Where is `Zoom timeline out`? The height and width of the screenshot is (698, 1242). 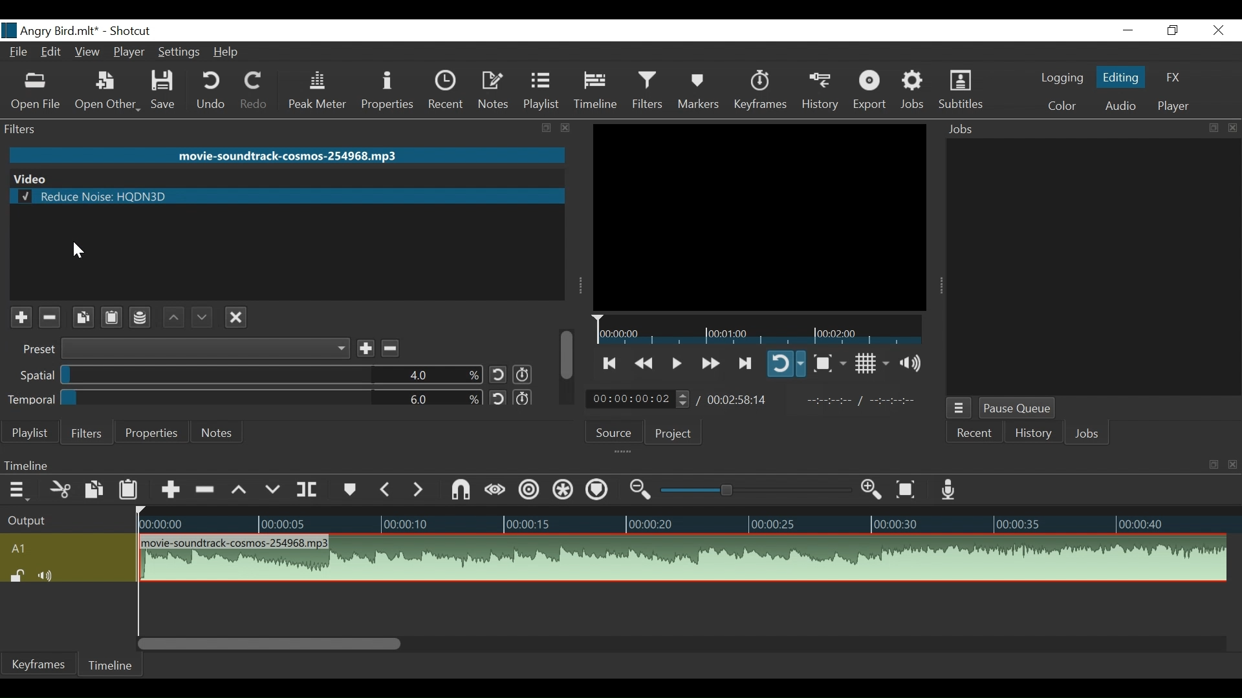 Zoom timeline out is located at coordinates (638, 491).